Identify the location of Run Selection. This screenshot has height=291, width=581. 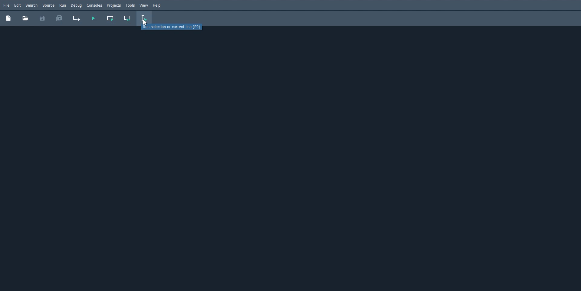
(145, 19).